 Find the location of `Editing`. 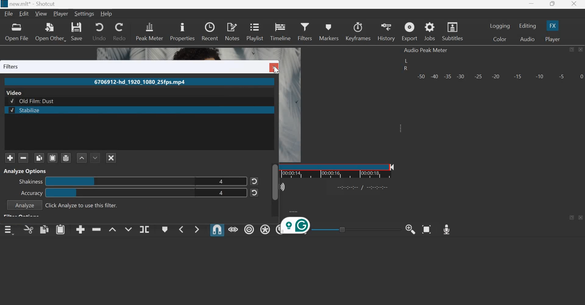

Editing is located at coordinates (527, 26).